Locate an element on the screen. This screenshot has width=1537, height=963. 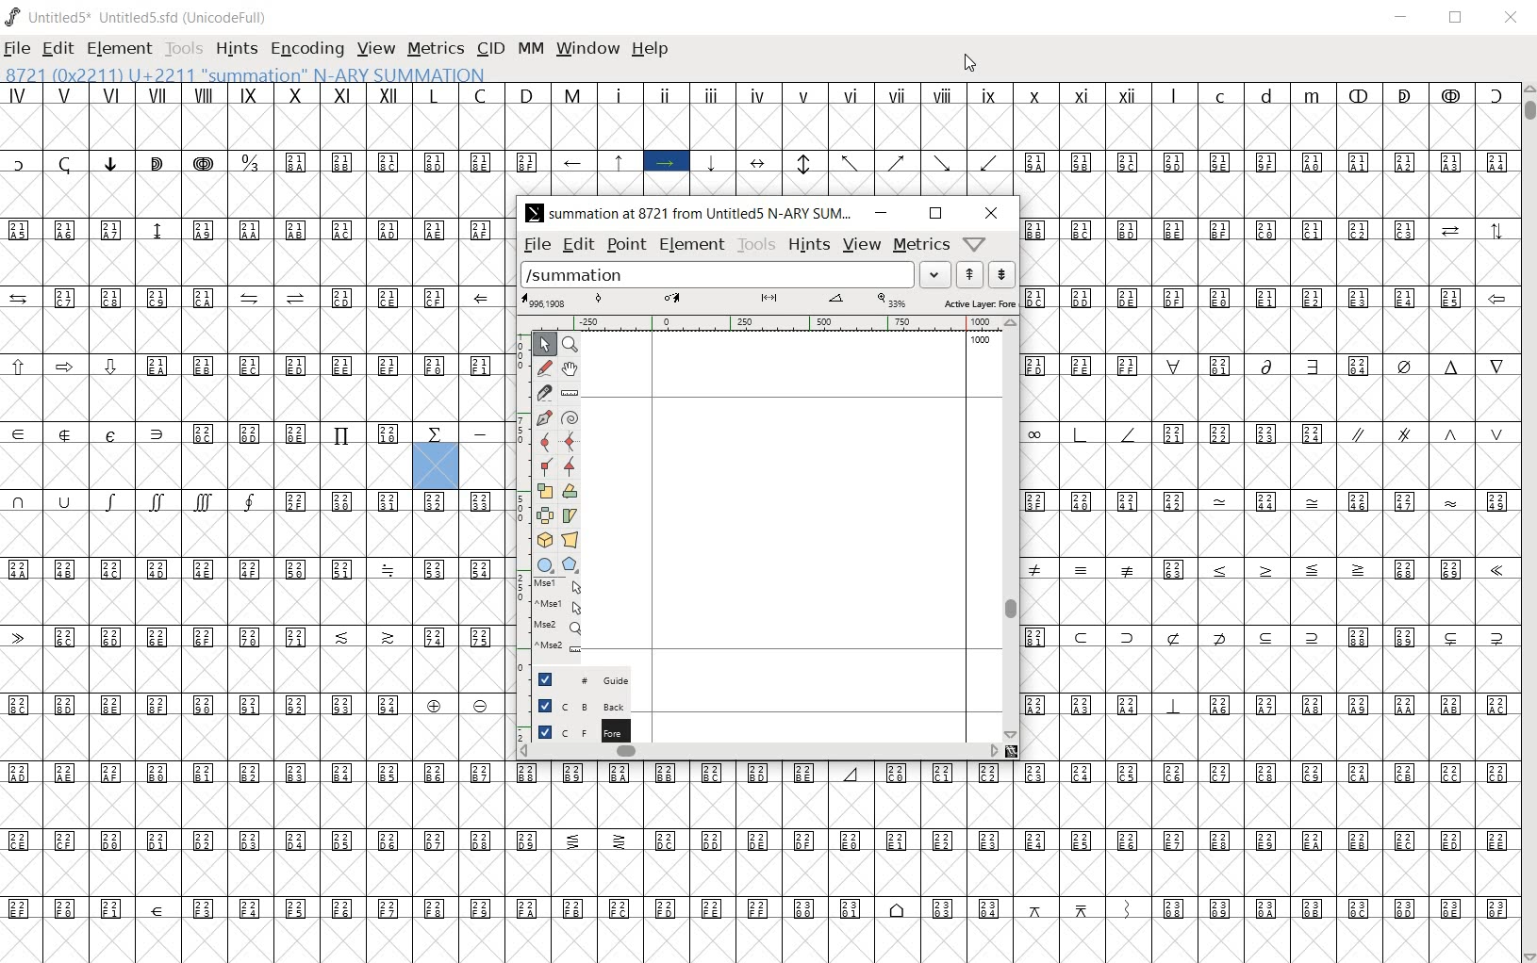
show the next word on the list is located at coordinates (971, 274).